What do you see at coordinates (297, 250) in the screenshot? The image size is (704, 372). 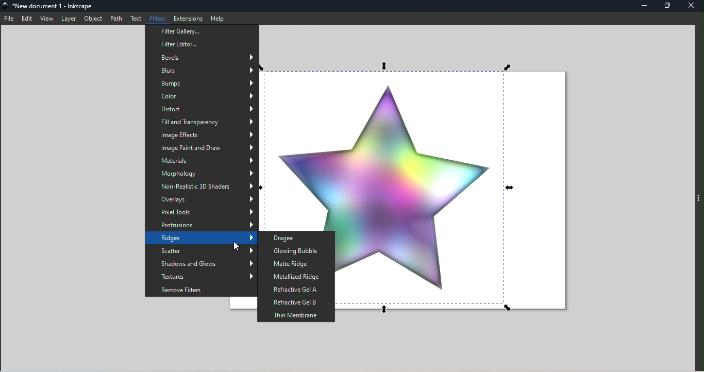 I see `Glowing` at bounding box center [297, 250].